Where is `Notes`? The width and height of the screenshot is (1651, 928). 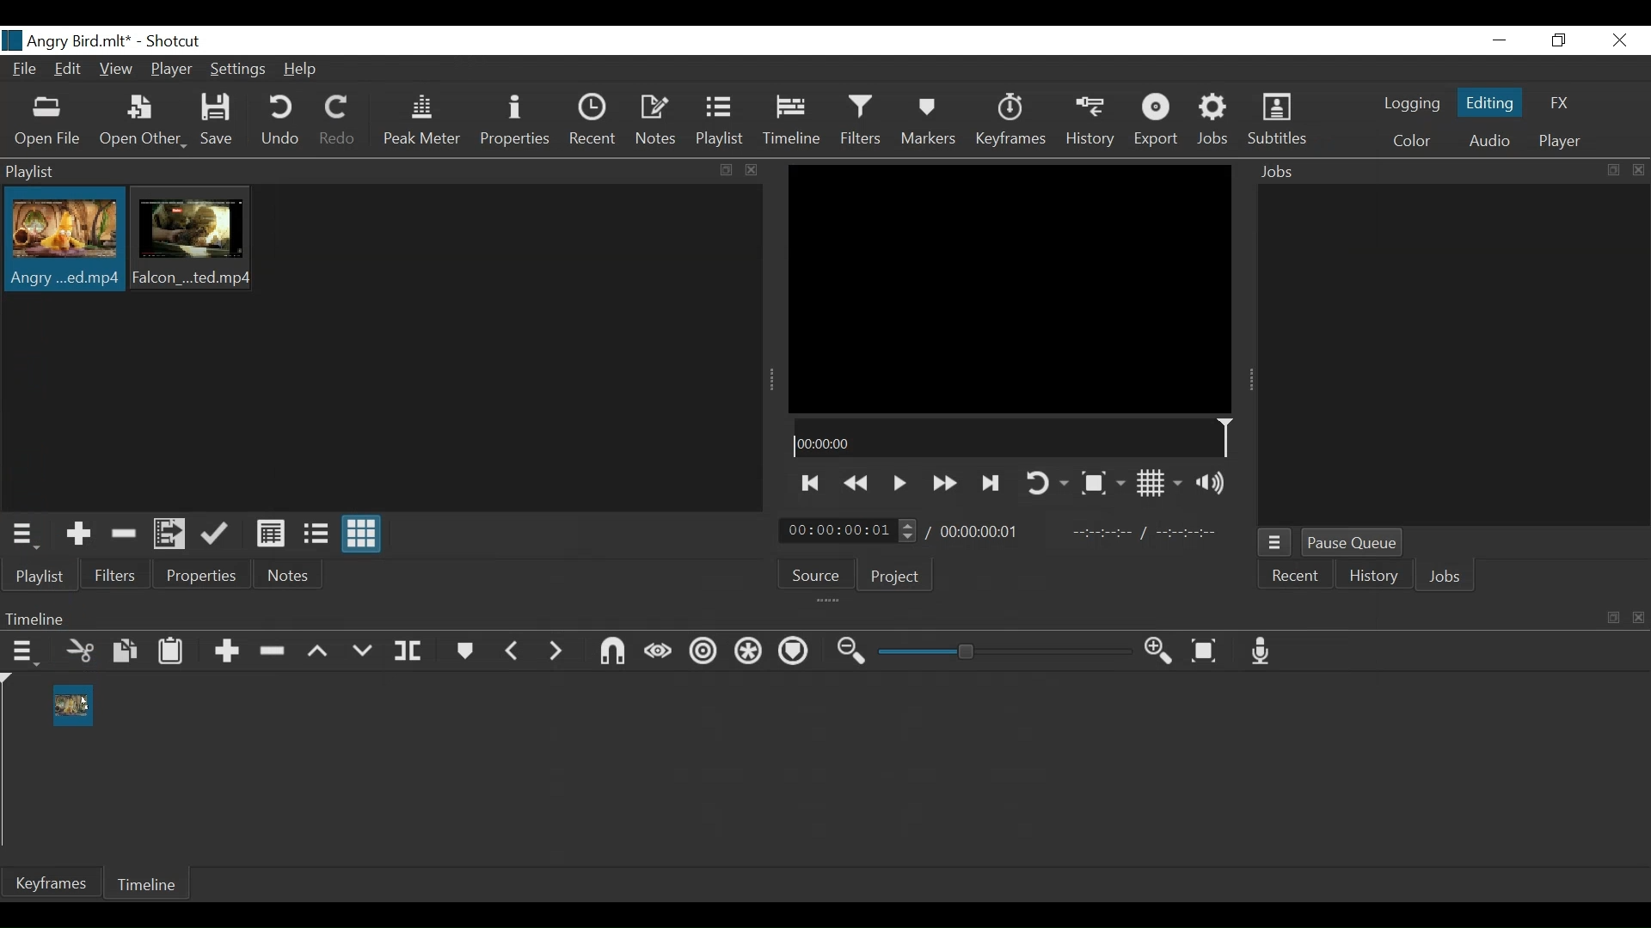 Notes is located at coordinates (287, 575).